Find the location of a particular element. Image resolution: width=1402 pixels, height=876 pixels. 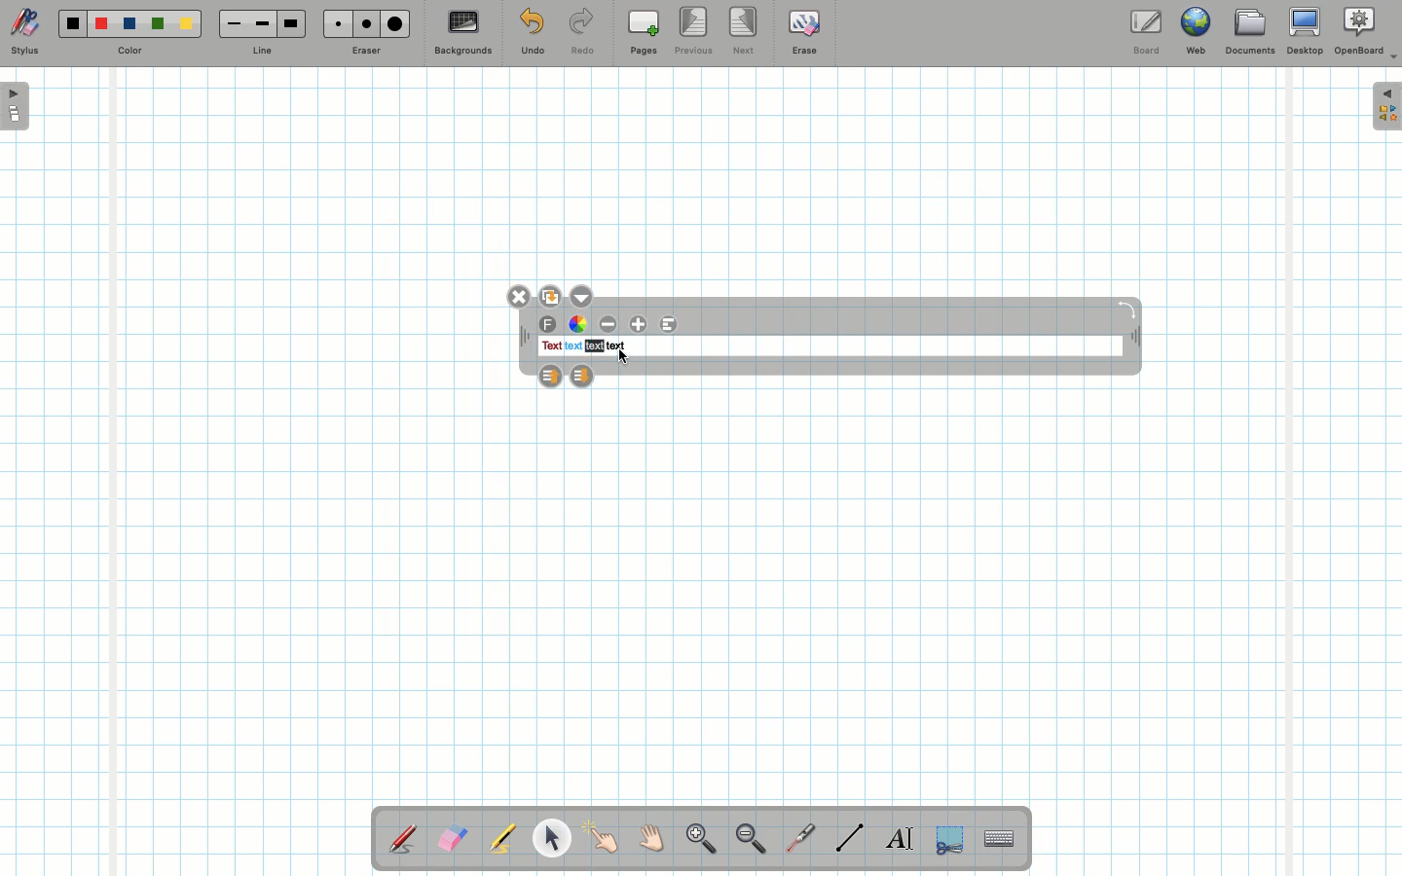

Erase is located at coordinates (803, 31).